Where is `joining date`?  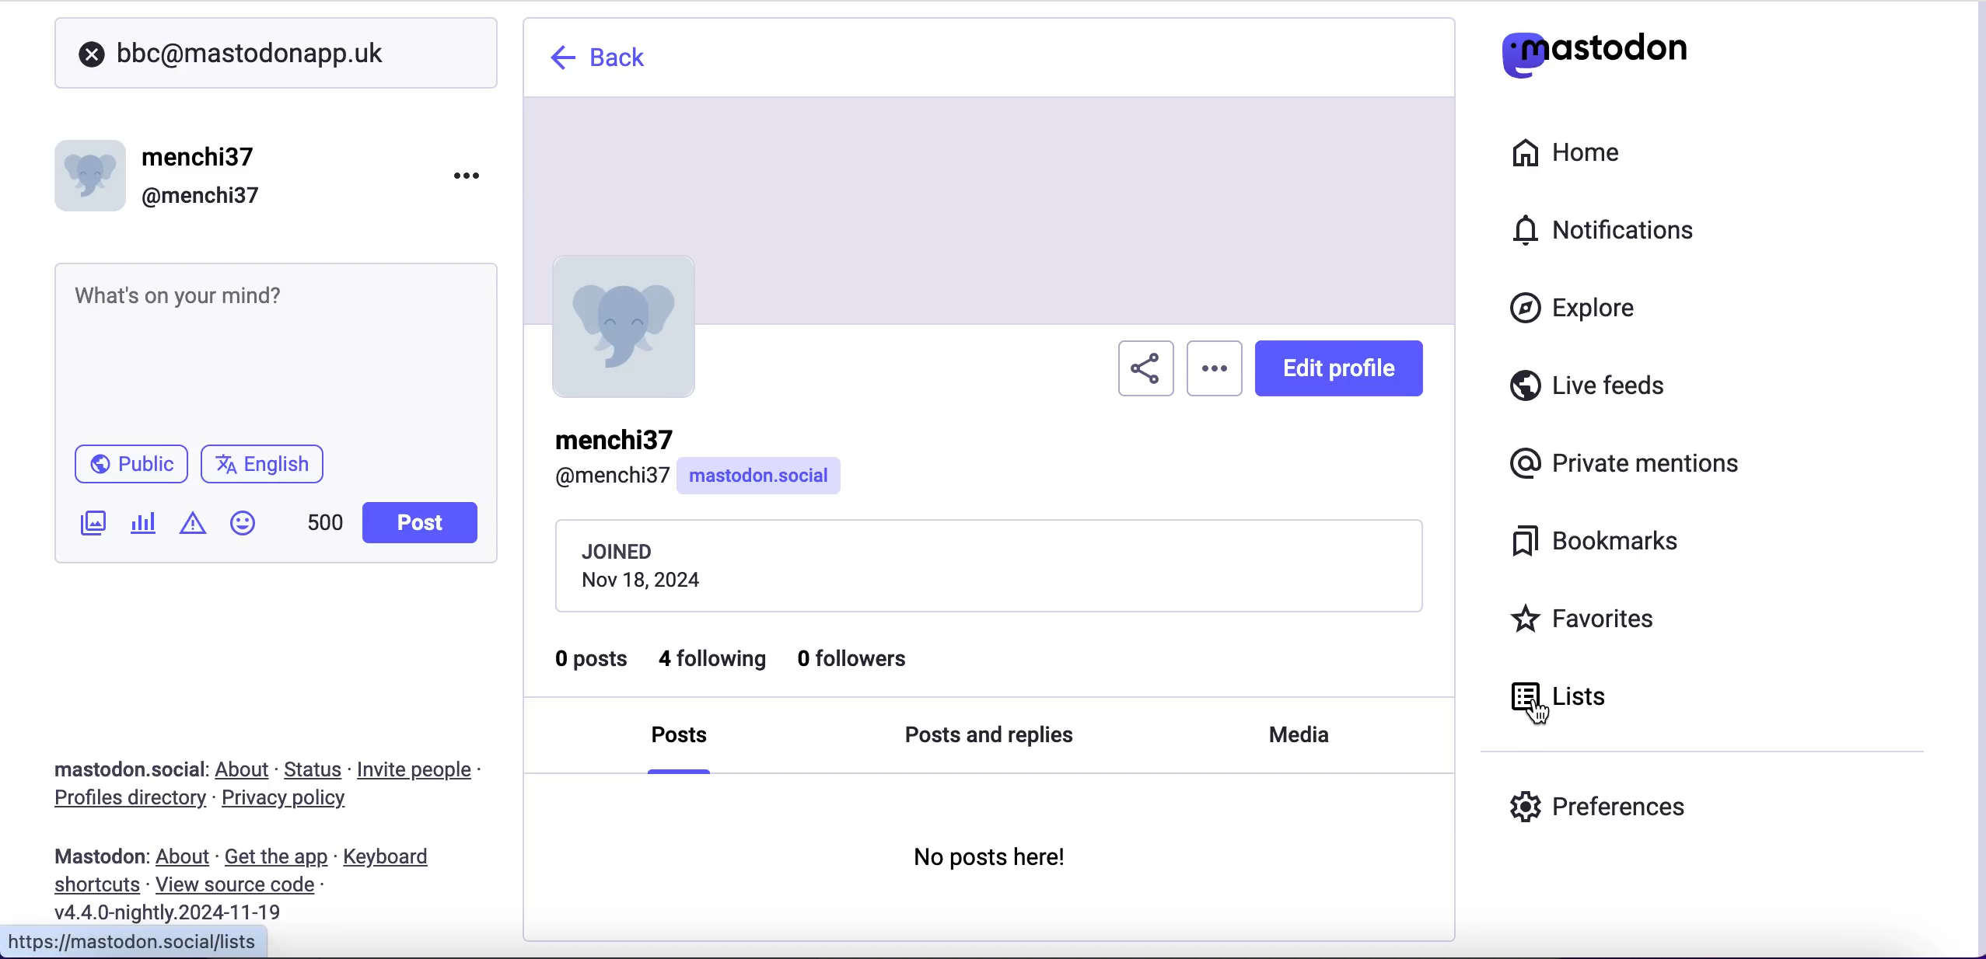
joining date is located at coordinates (987, 563).